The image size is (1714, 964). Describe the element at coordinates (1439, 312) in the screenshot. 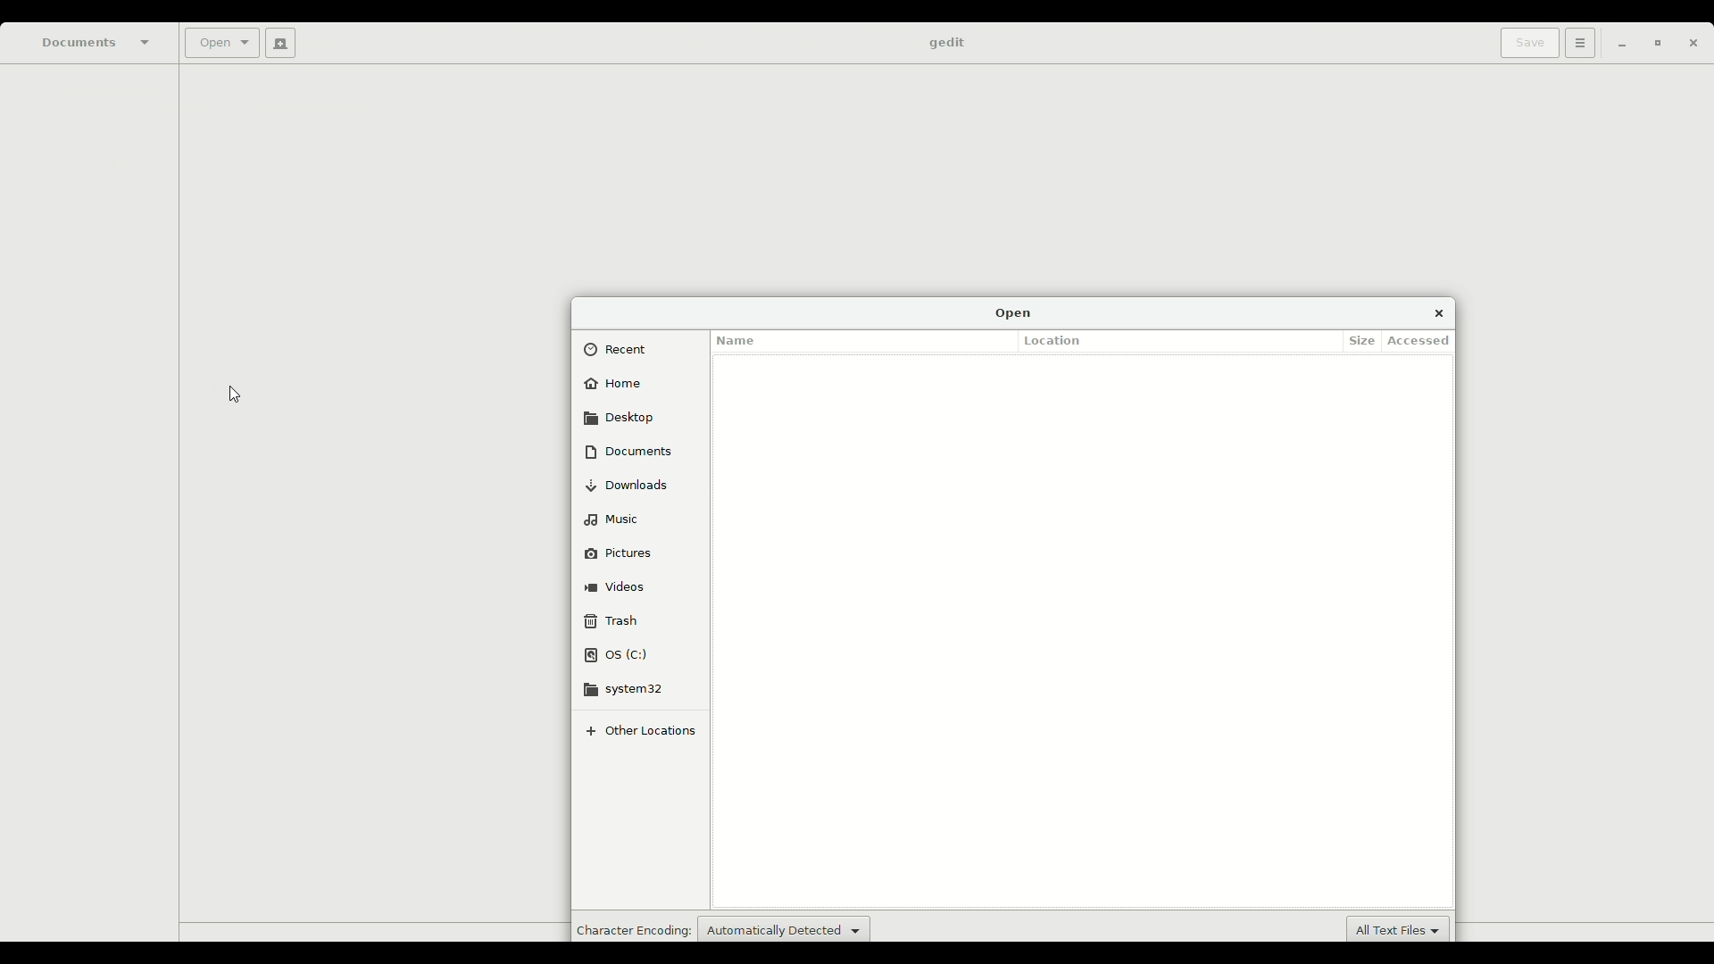

I see `Close` at that location.